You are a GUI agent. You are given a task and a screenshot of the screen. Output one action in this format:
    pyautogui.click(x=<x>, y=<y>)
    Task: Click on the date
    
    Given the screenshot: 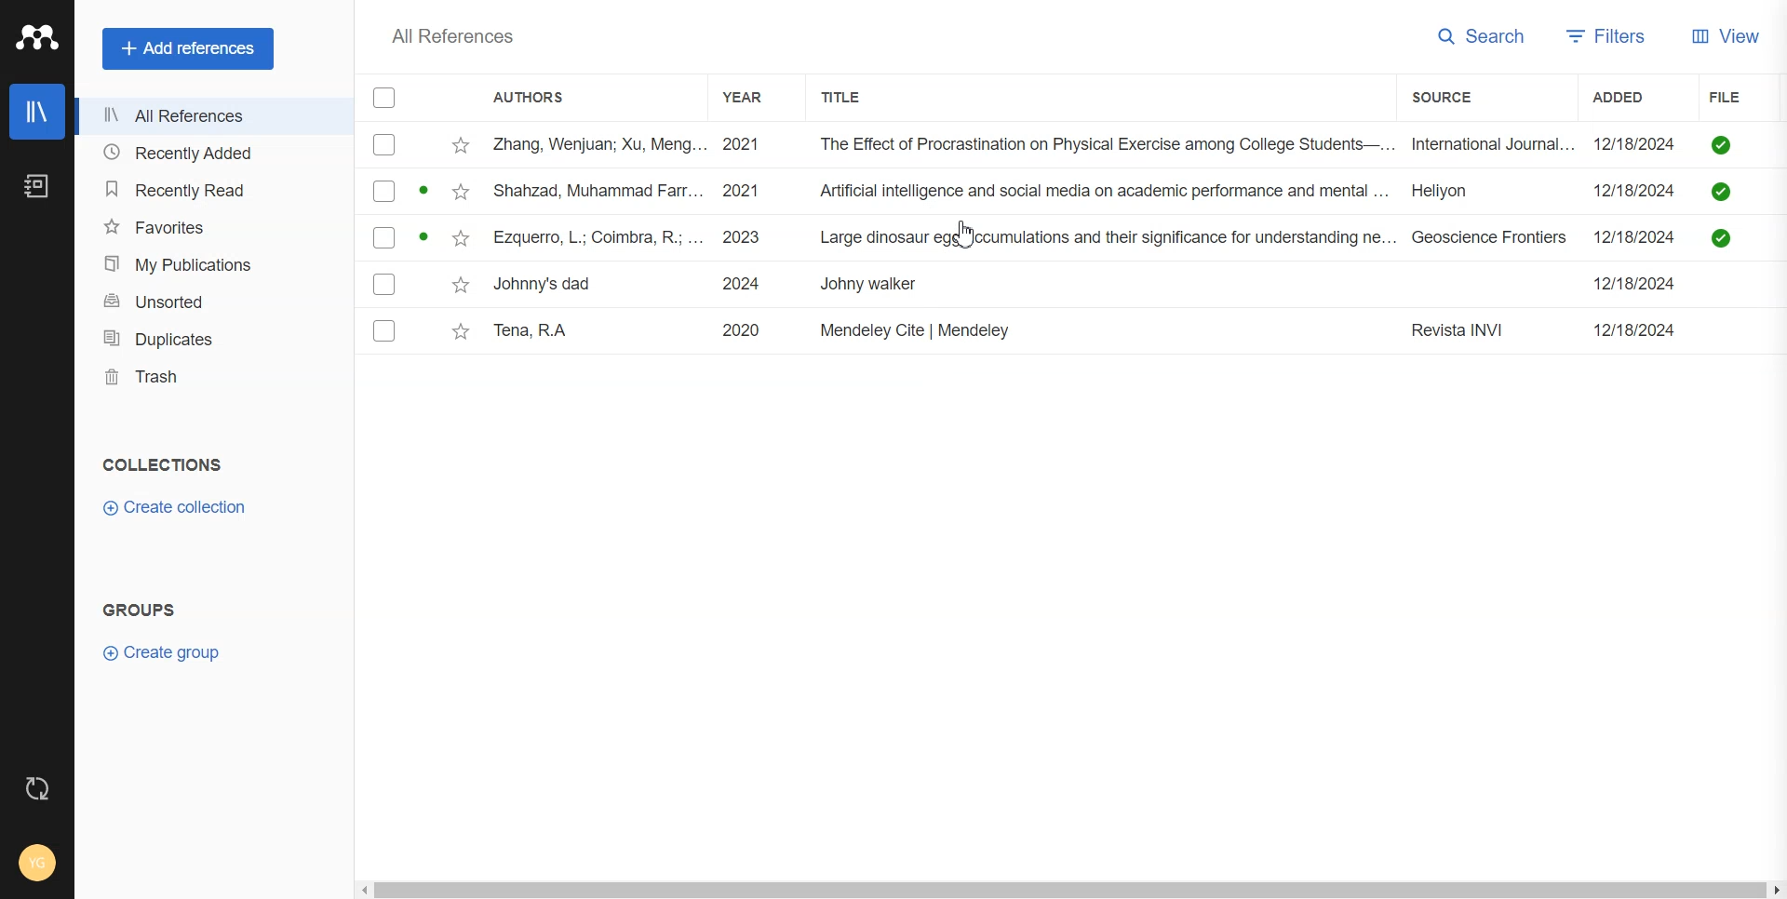 What is the action you would take?
    pyautogui.click(x=1633, y=330)
    